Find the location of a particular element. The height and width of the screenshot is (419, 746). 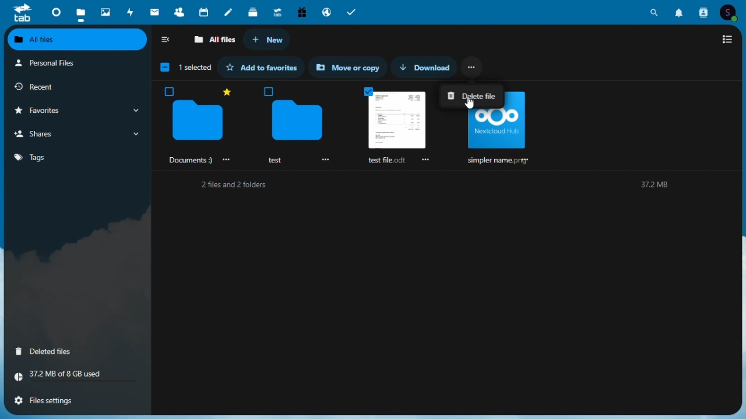

account icon is located at coordinates (727, 10).